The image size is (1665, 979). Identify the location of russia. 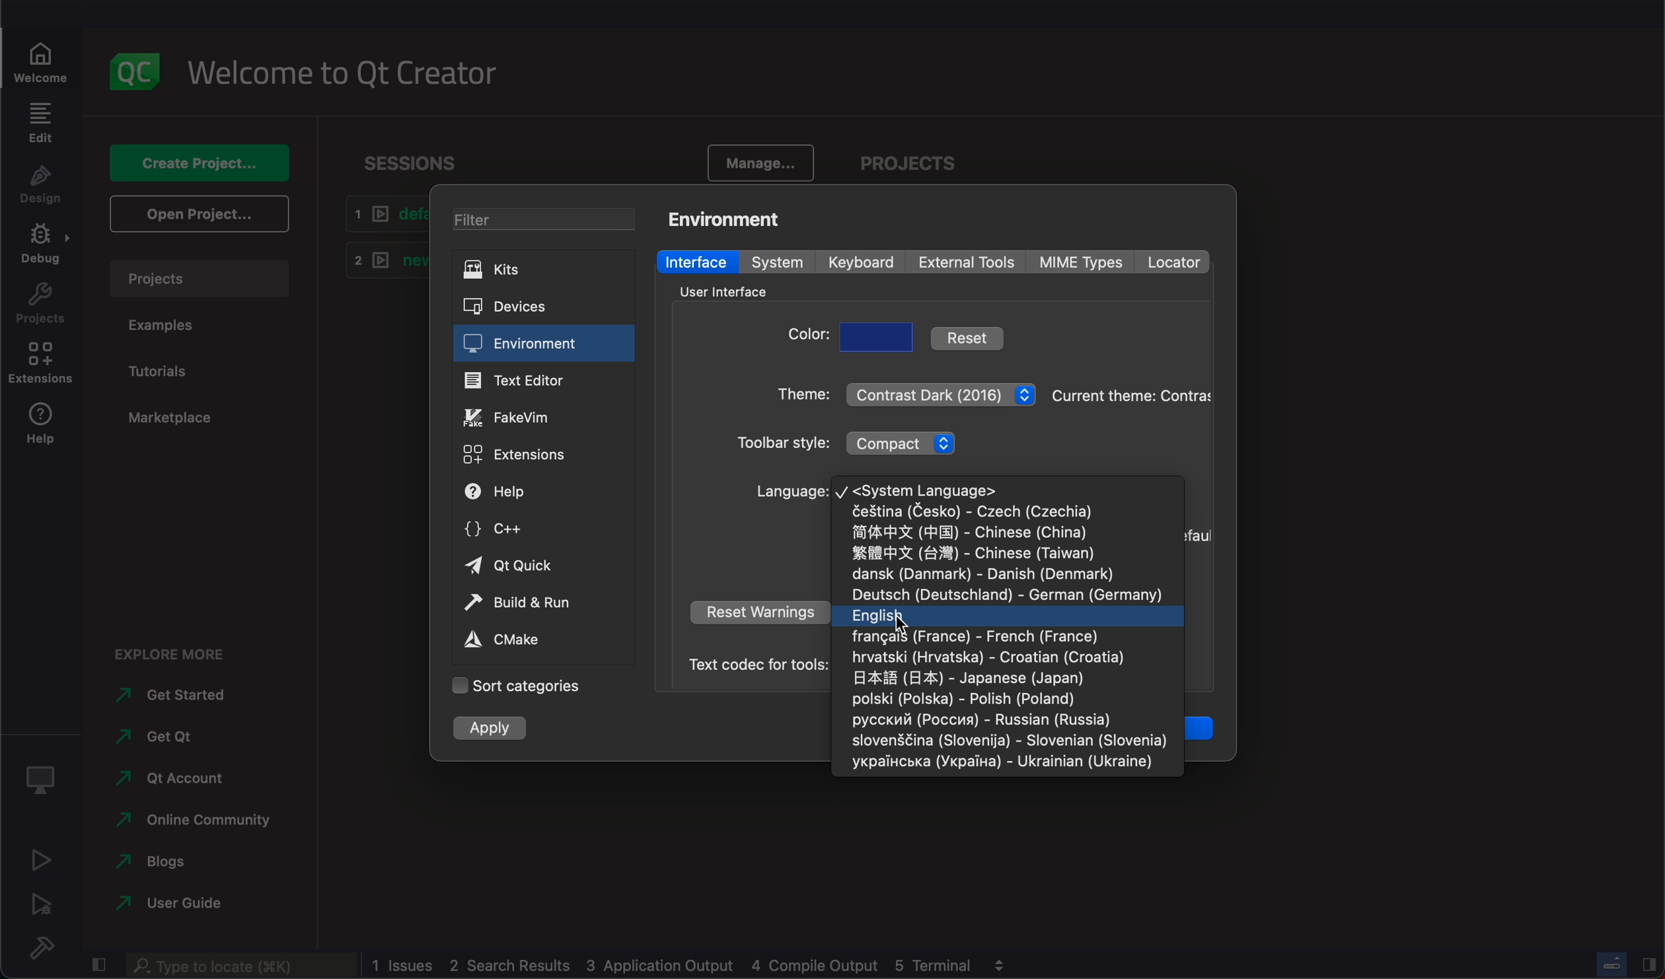
(979, 721).